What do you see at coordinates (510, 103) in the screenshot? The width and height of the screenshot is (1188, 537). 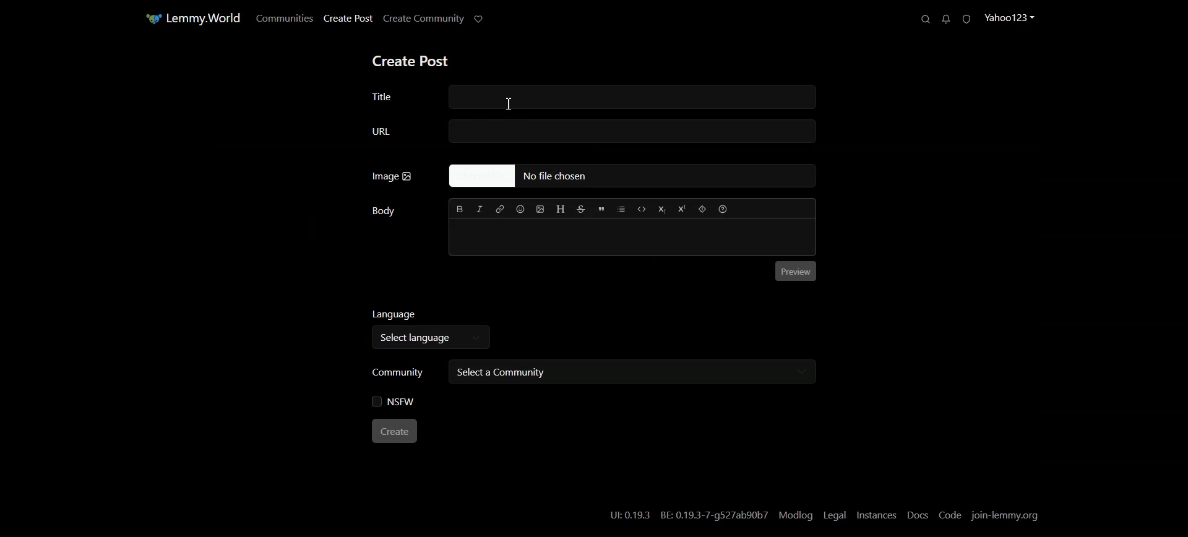 I see `Text cursor` at bounding box center [510, 103].